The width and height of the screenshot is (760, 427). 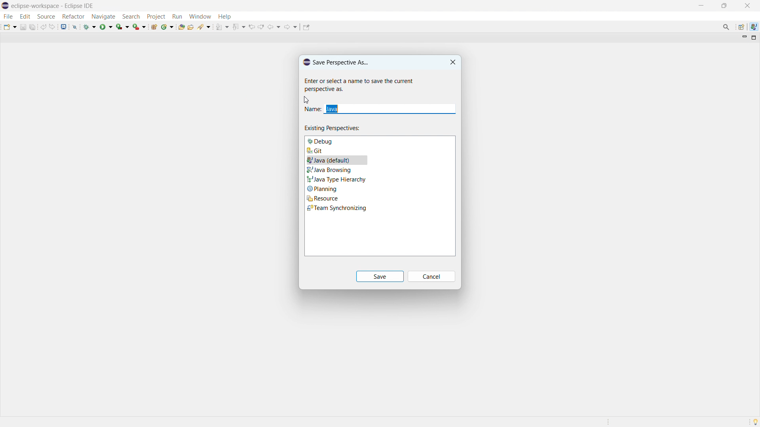 What do you see at coordinates (724, 5) in the screenshot?
I see `maximize` at bounding box center [724, 5].